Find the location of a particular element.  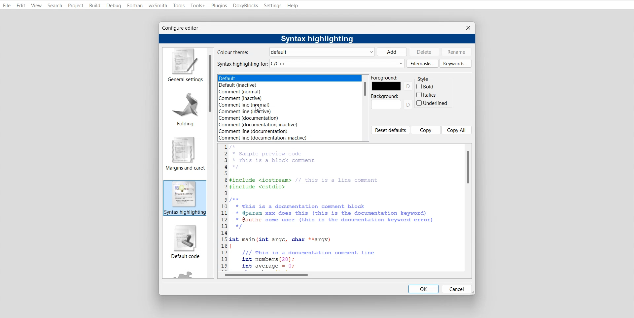

Syntax highlighting is located at coordinates (314, 39).